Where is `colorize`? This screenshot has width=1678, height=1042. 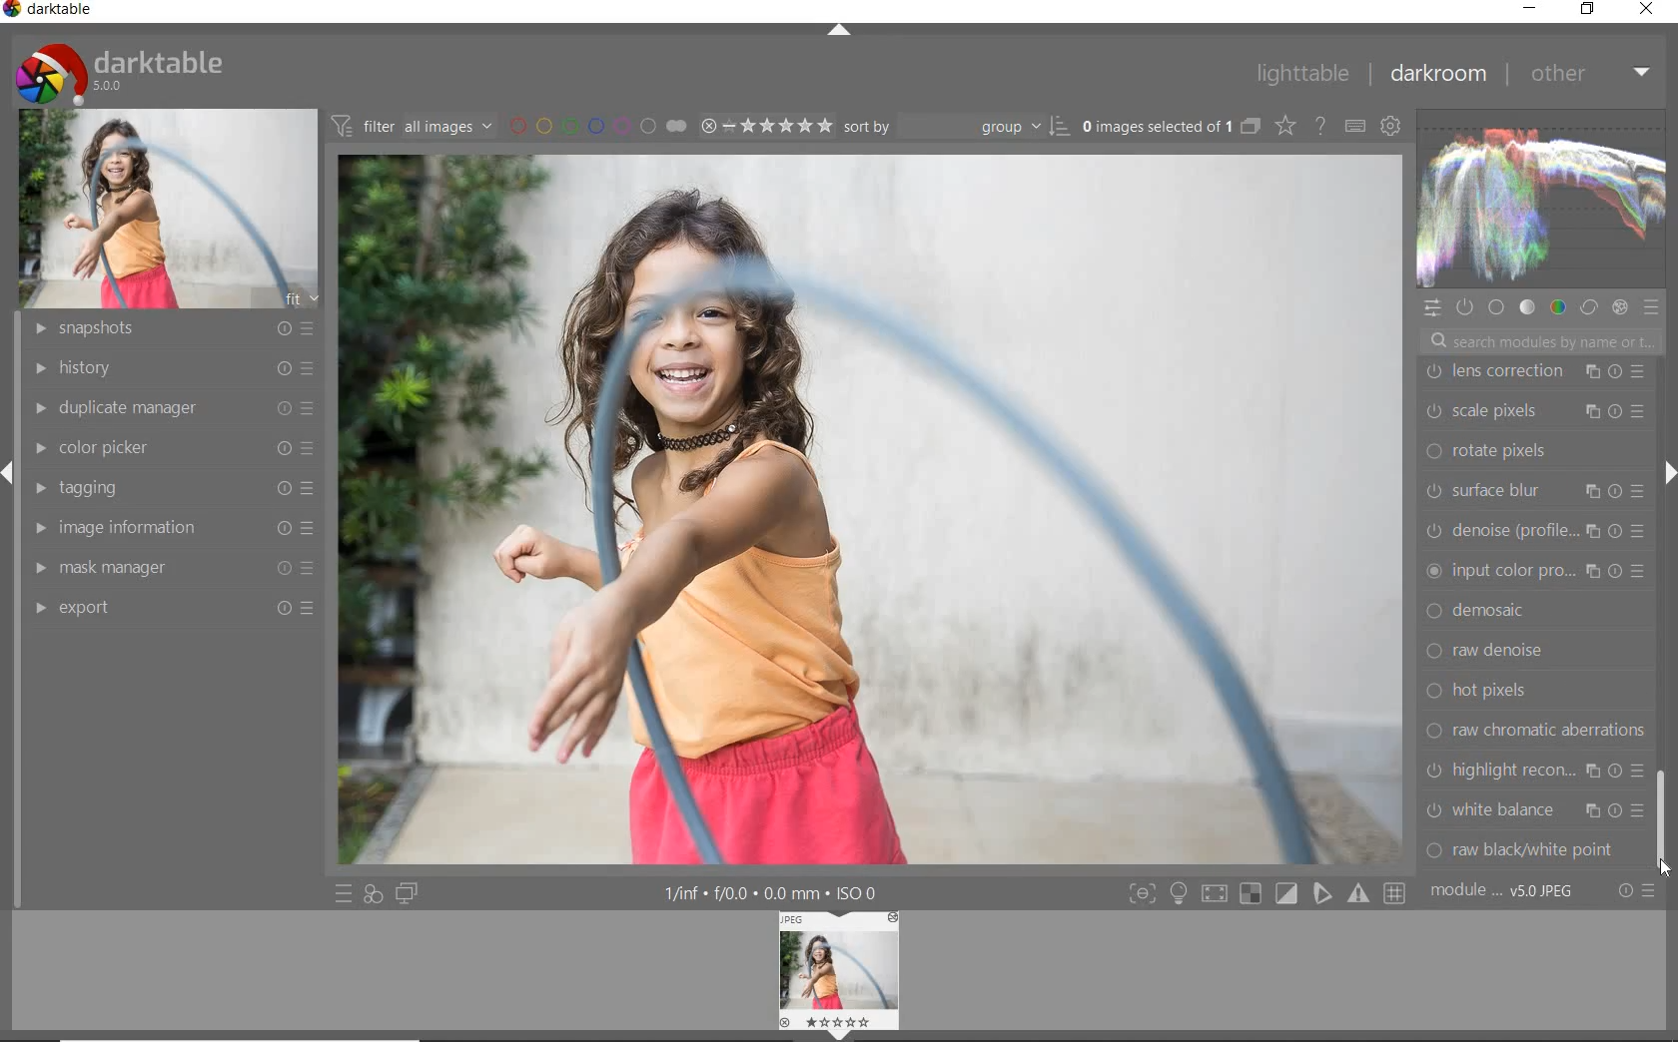
colorize is located at coordinates (1536, 817).